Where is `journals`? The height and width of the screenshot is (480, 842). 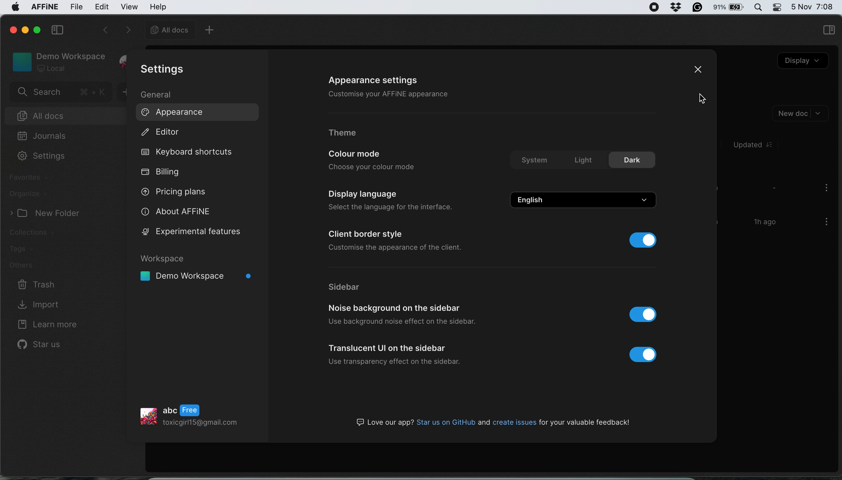 journals is located at coordinates (43, 135).